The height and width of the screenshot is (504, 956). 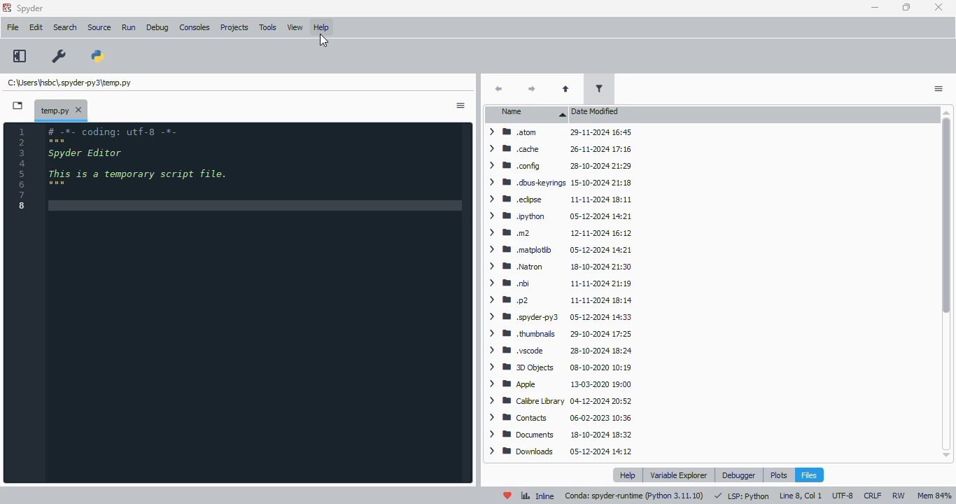 What do you see at coordinates (939, 8) in the screenshot?
I see `close` at bounding box center [939, 8].